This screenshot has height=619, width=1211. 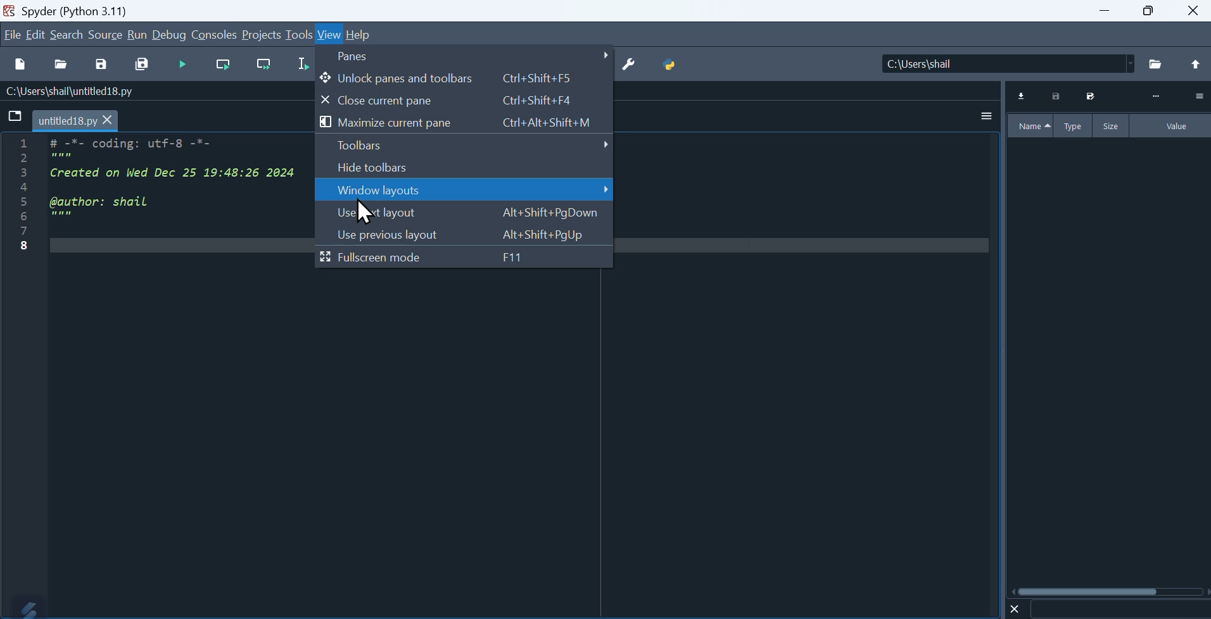 What do you see at coordinates (464, 146) in the screenshot?
I see `Toolbars` at bounding box center [464, 146].